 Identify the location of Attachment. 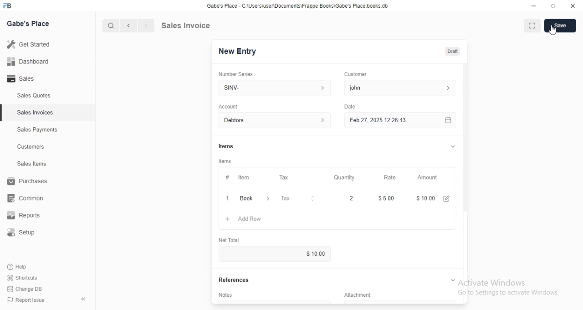
(354, 294).